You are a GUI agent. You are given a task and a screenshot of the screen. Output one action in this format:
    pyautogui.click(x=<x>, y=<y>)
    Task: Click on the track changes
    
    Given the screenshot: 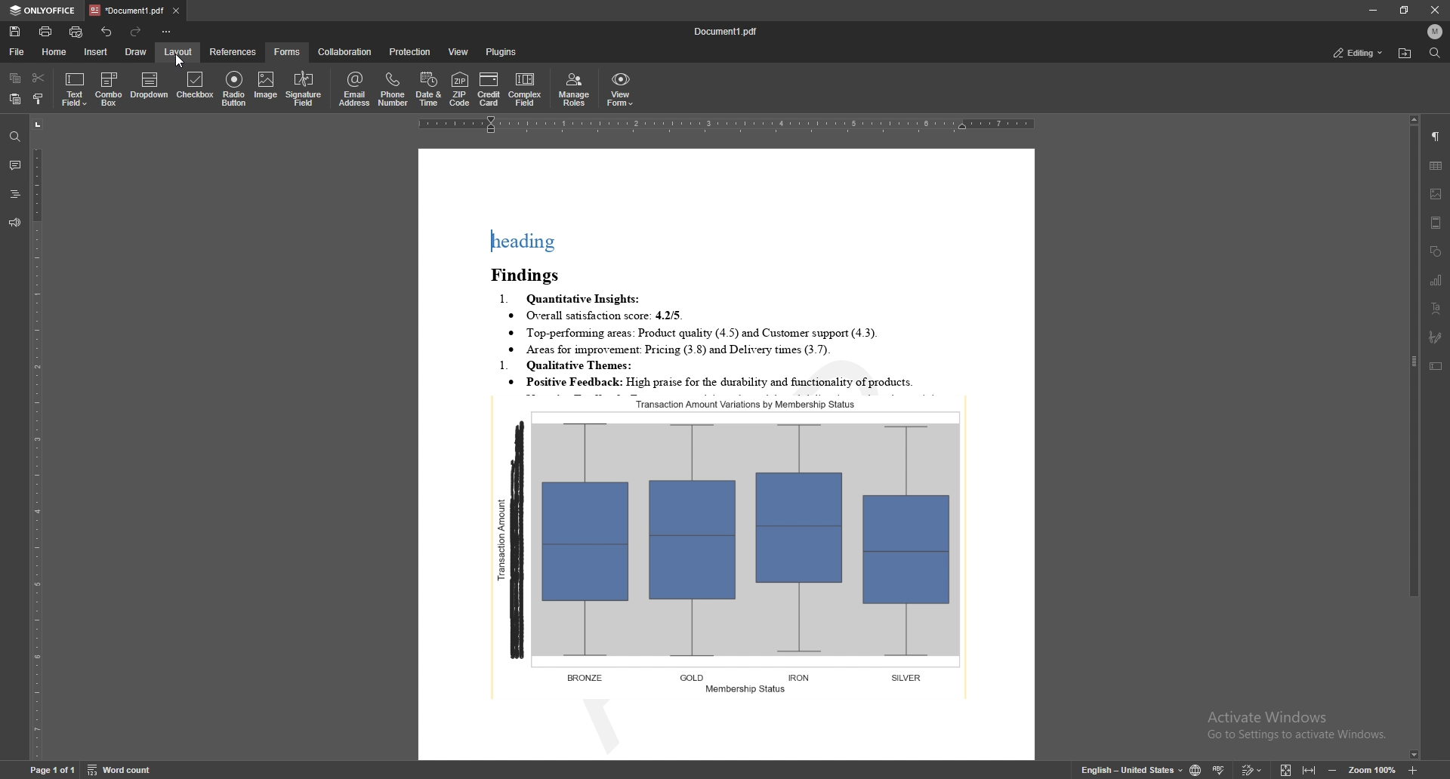 What is the action you would take?
    pyautogui.click(x=1252, y=769)
    